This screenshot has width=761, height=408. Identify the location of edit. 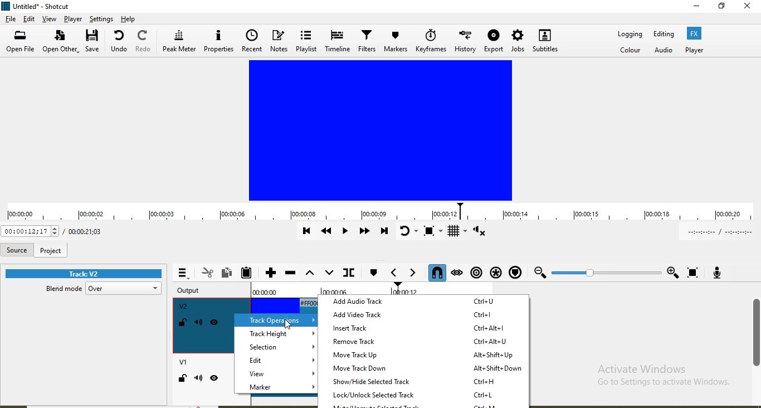
(28, 19).